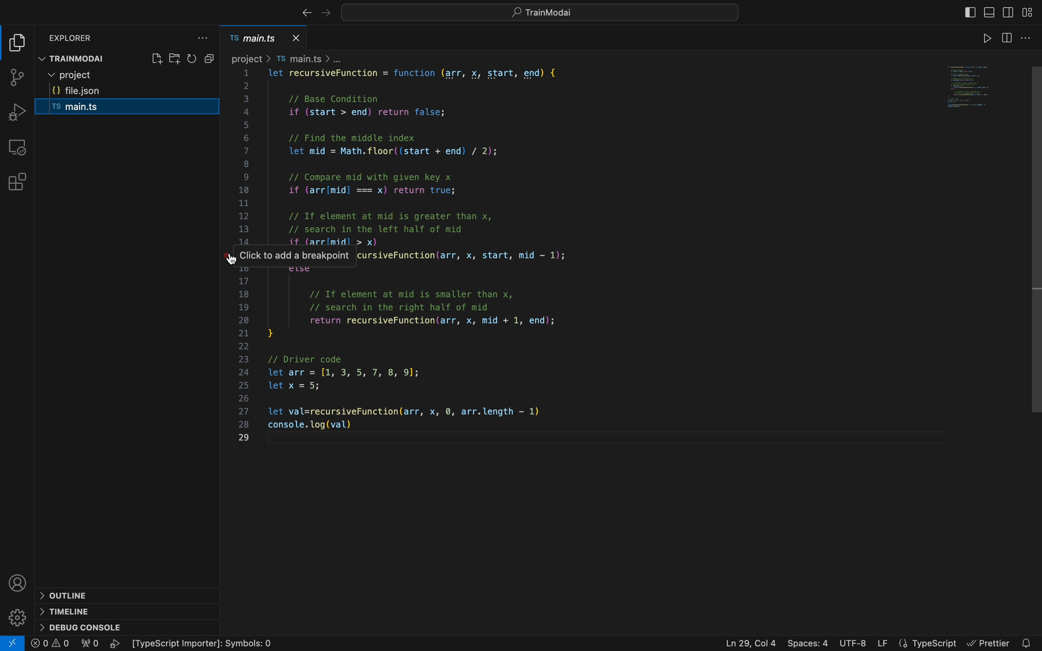 Image resolution: width=1042 pixels, height=651 pixels. What do you see at coordinates (82, 595) in the screenshot?
I see `outline` at bounding box center [82, 595].